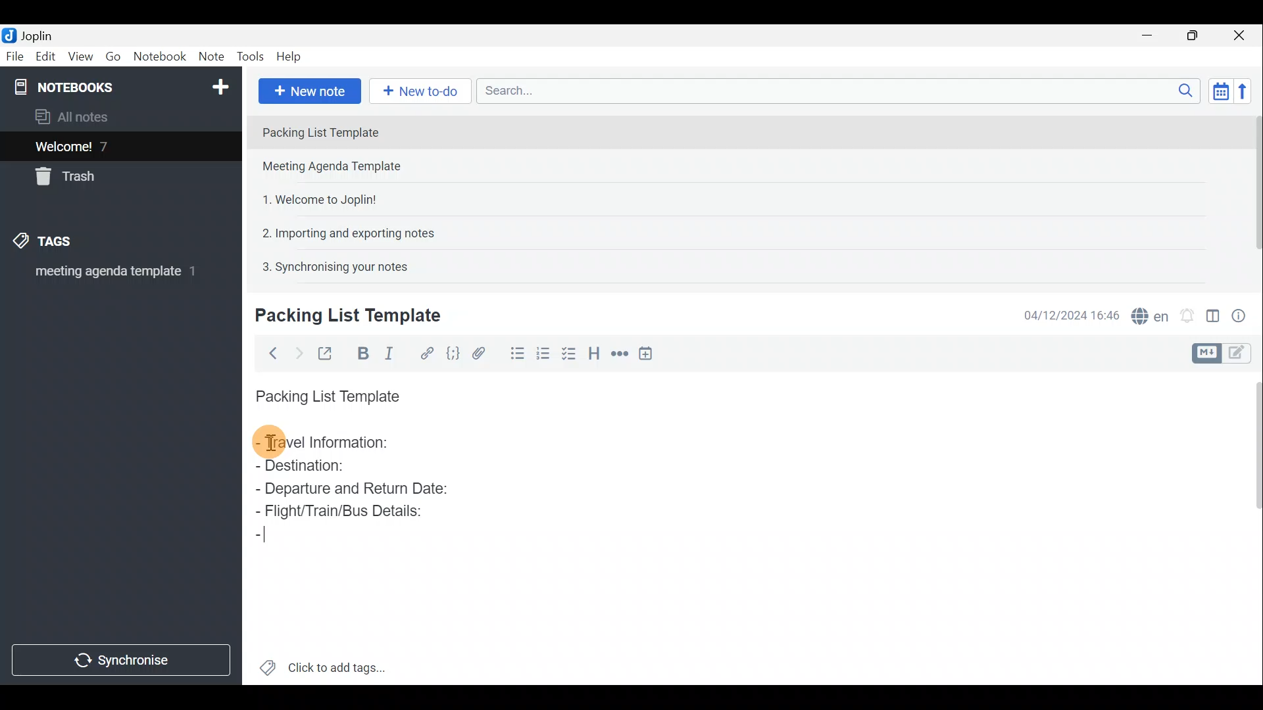 The height and width of the screenshot is (710, 1263). I want to click on Reverse sort order, so click(1247, 90).